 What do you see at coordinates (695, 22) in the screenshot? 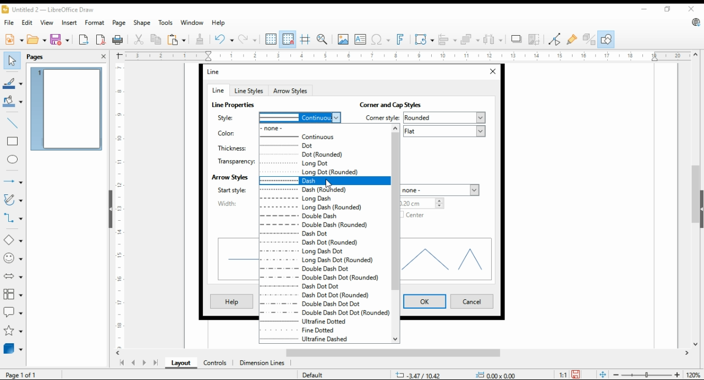
I see `libre office update` at bounding box center [695, 22].